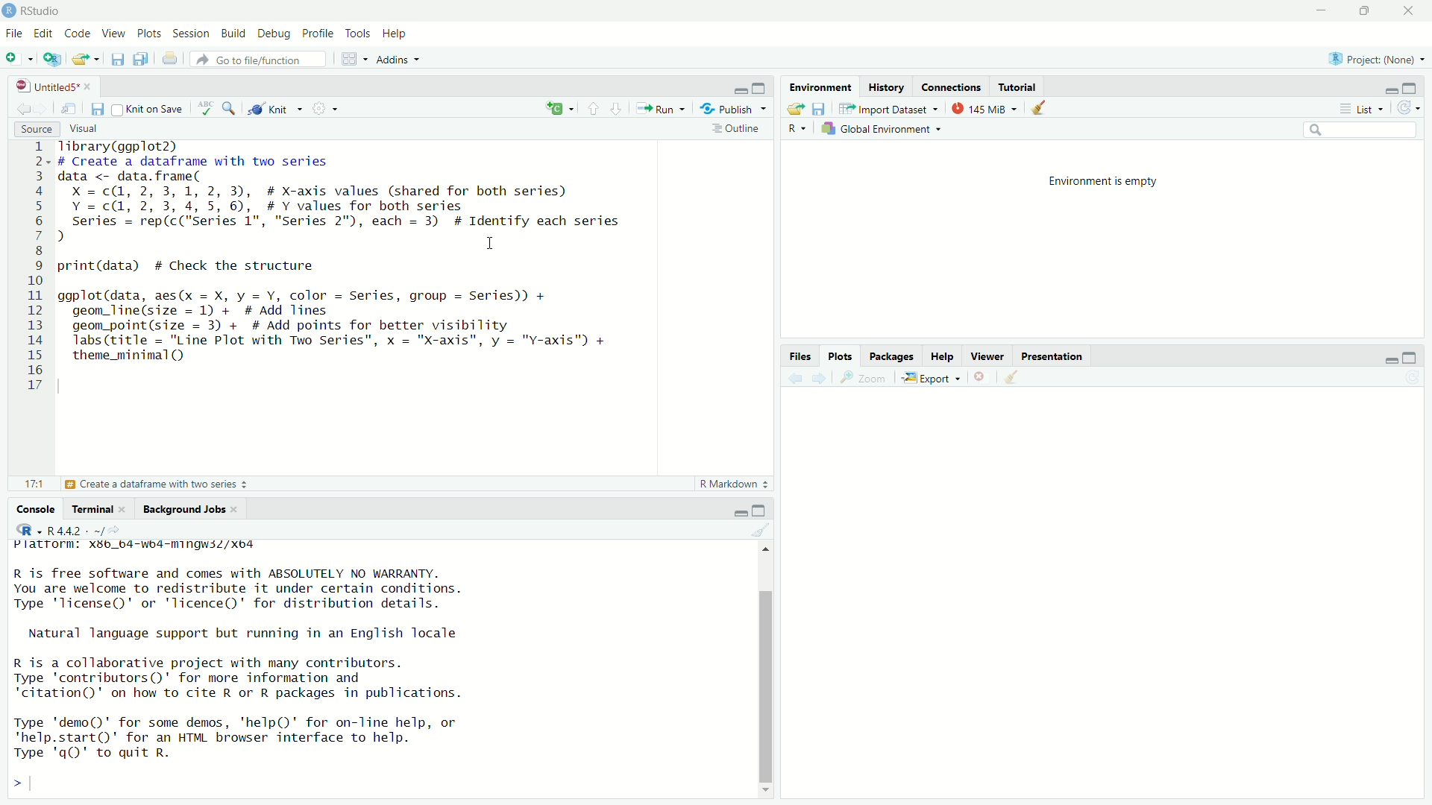  Describe the element at coordinates (1375, 61) in the screenshot. I see `Project Name` at that location.